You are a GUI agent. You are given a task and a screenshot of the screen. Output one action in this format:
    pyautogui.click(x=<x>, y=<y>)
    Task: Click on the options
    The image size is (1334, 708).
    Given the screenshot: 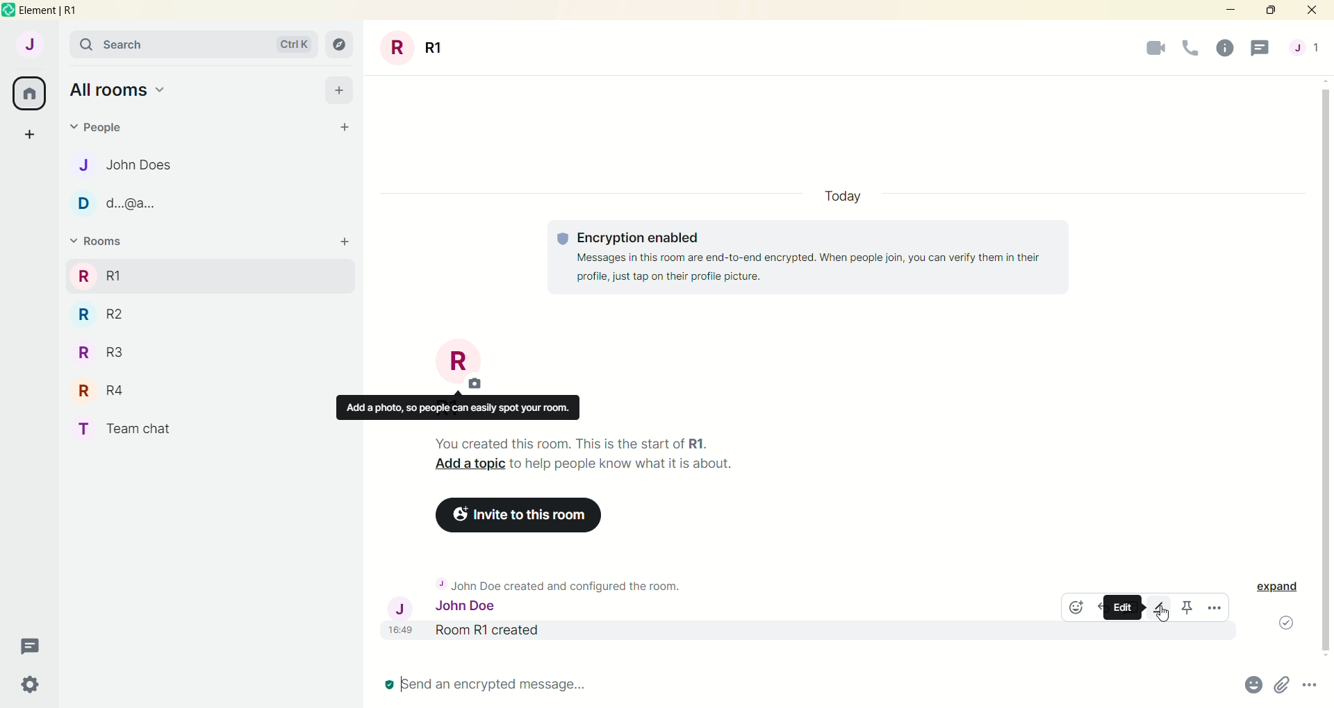 What is the action you would take?
    pyautogui.click(x=1216, y=608)
    